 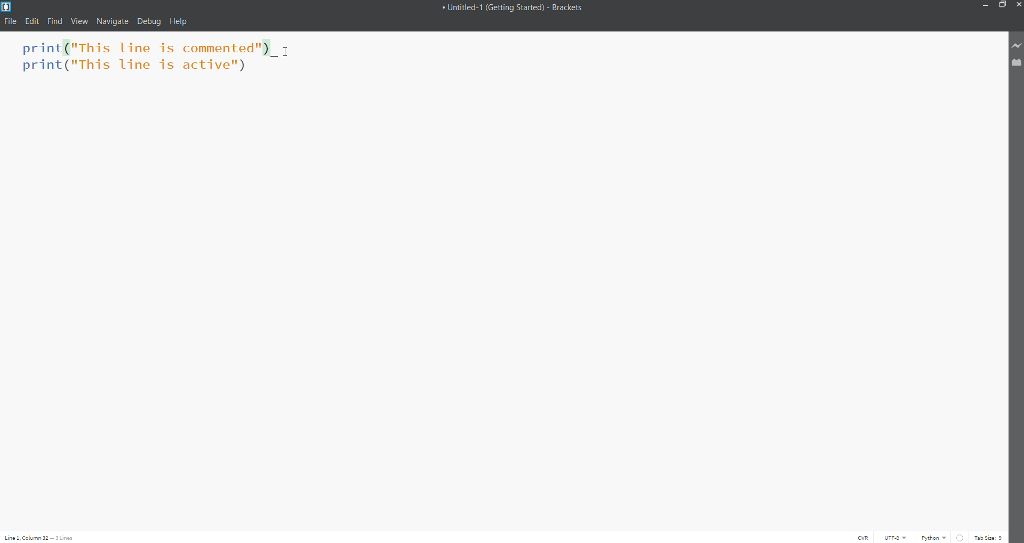 What do you see at coordinates (989, 537) in the screenshot?
I see `Tab Size` at bounding box center [989, 537].